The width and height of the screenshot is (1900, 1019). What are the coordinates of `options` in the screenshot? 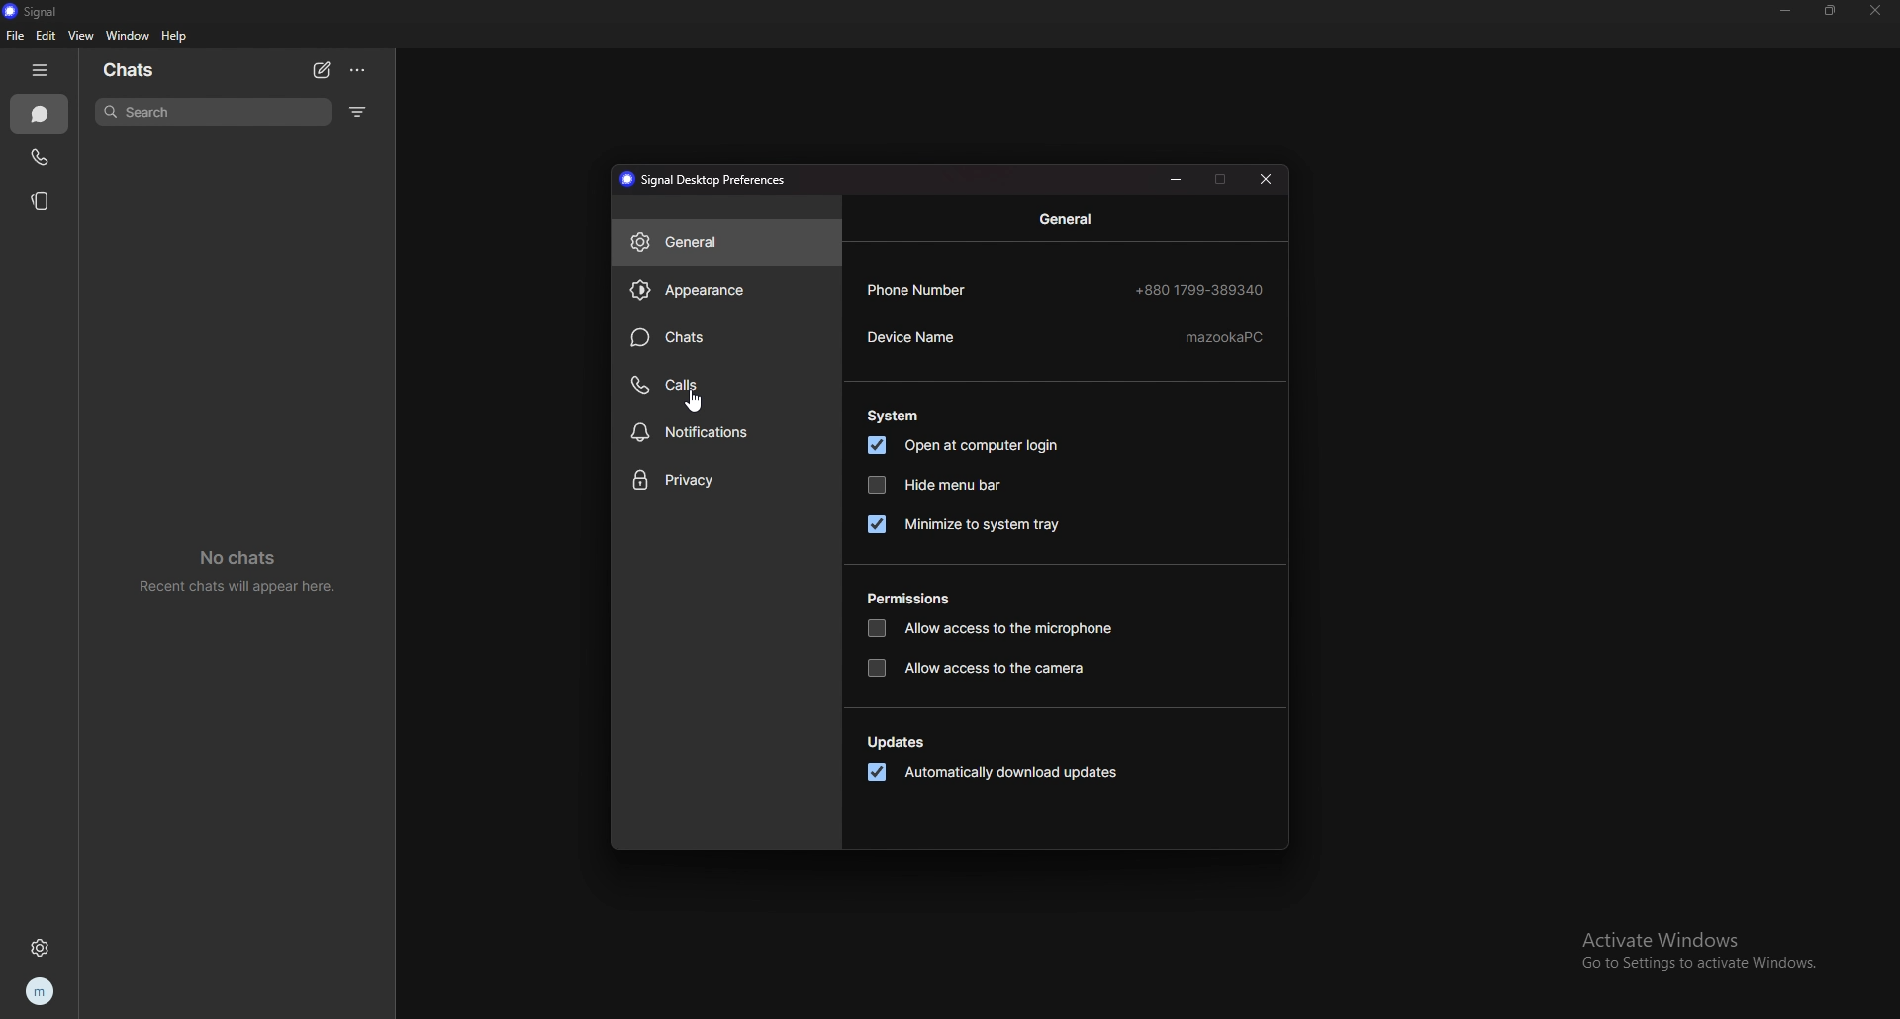 It's located at (359, 71).